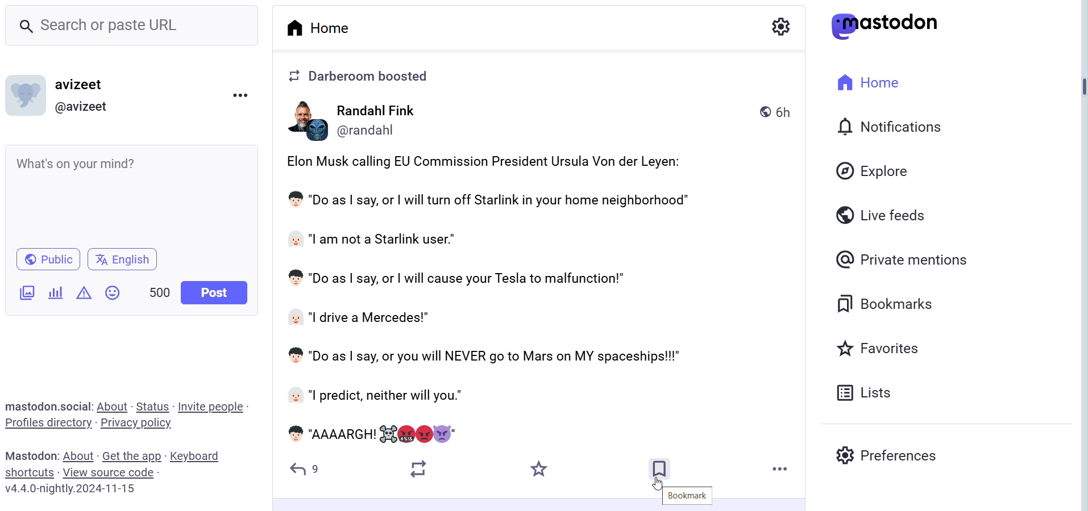  What do you see at coordinates (24, 95) in the screenshot?
I see `Profile Picture` at bounding box center [24, 95].